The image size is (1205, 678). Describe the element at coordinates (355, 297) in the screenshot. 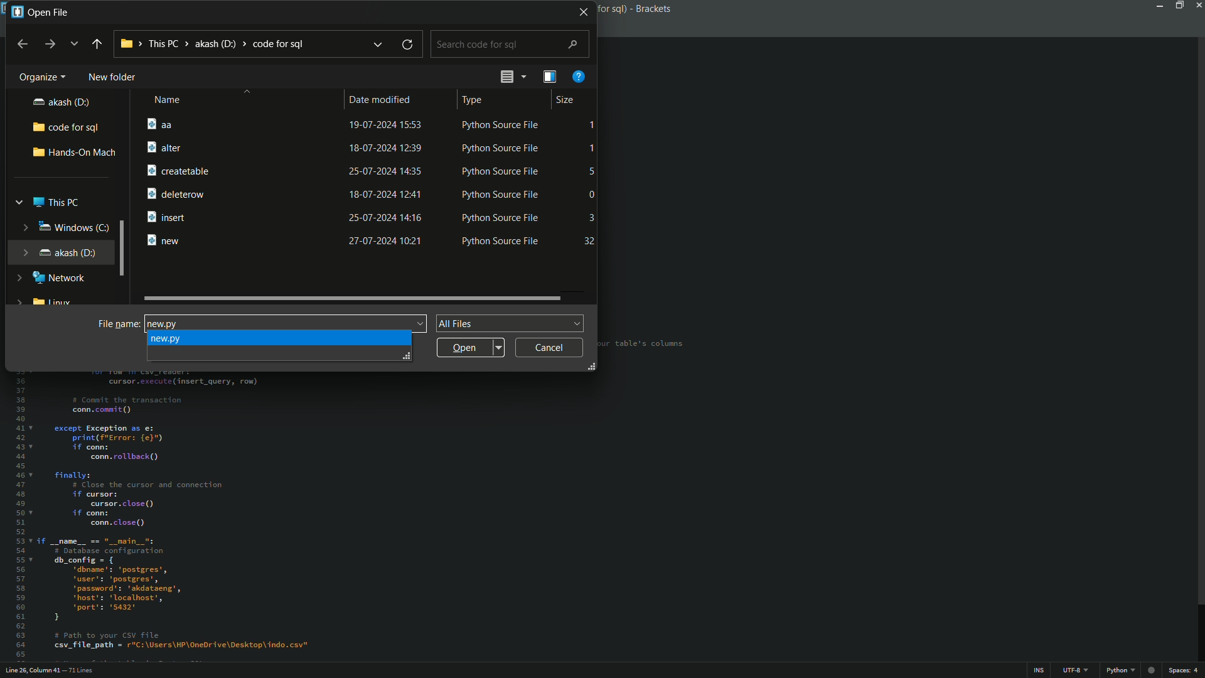

I see `scroll bar` at that location.